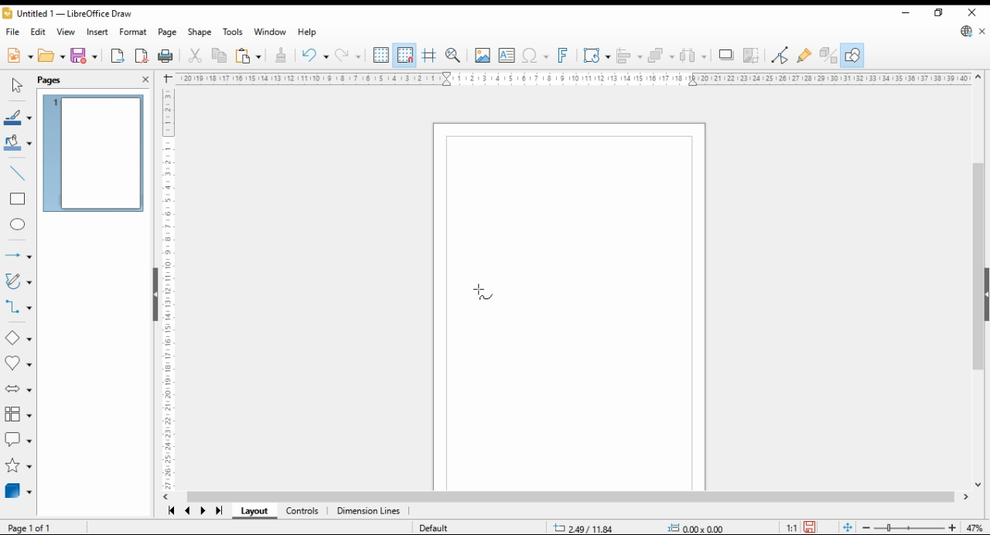 The width and height of the screenshot is (990, 535). Describe the element at coordinates (695, 527) in the screenshot. I see `.00x 0.00` at that location.